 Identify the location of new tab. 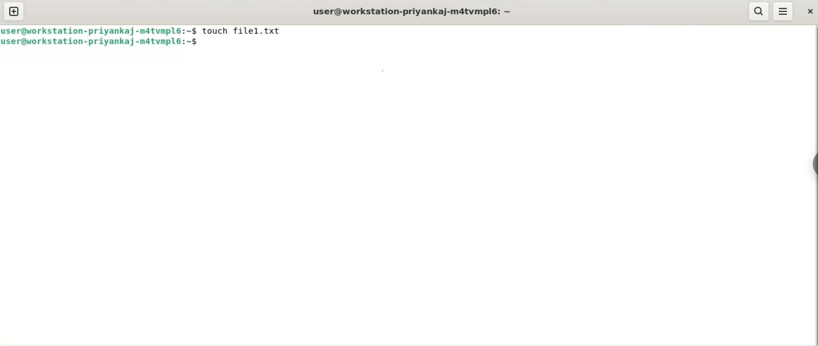
(15, 11).